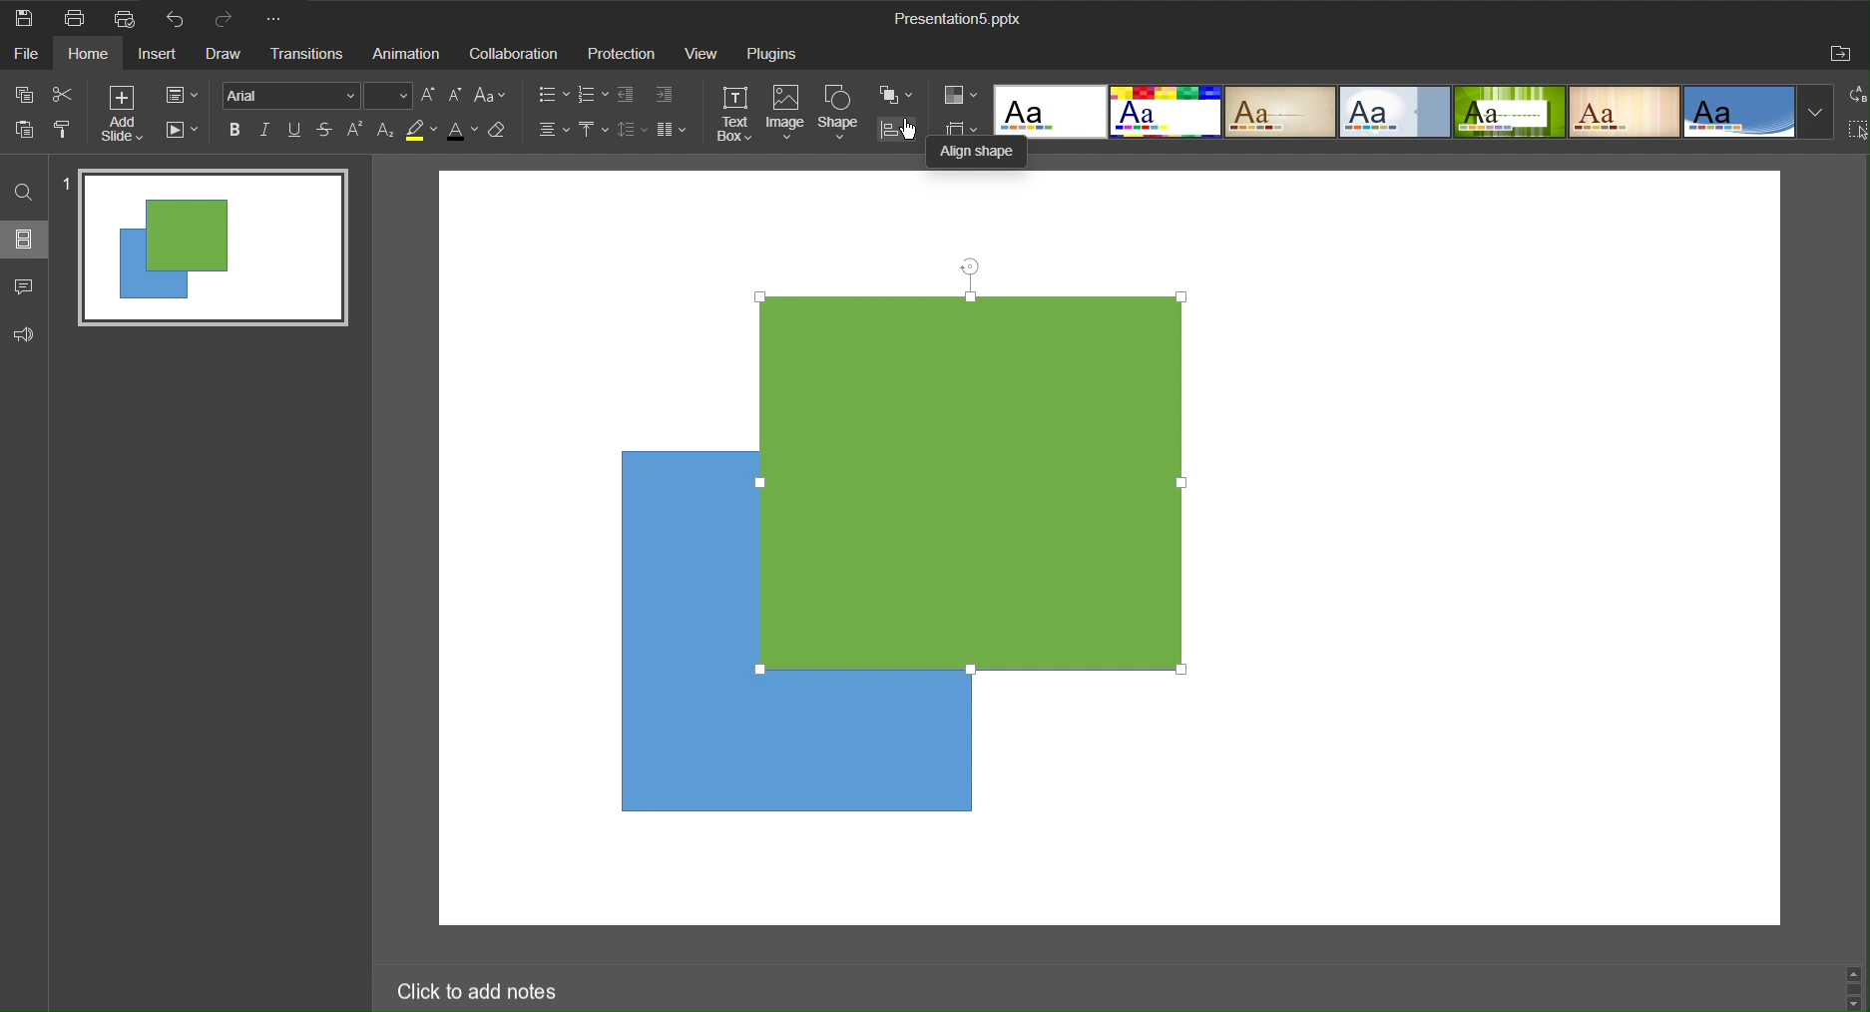 Image resolution: width=1870 pixels, height=1012 pixels. What do you see at coordinates (507, 135) in the screenshot?
I see `Delete Style` at bounding box center [507, 135].